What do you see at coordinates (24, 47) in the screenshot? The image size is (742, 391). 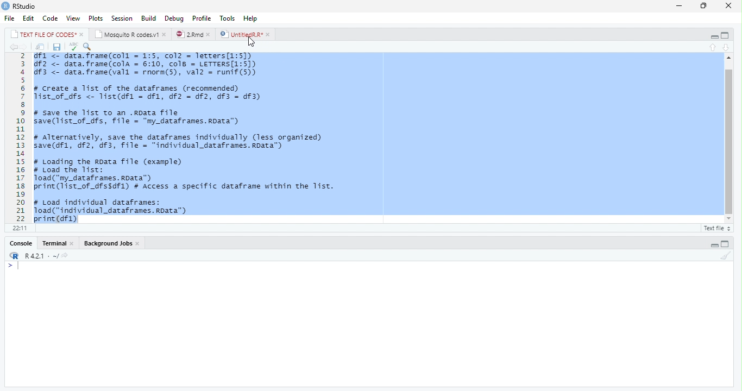 I see `Go to next location` at bounding box center [24, 47].